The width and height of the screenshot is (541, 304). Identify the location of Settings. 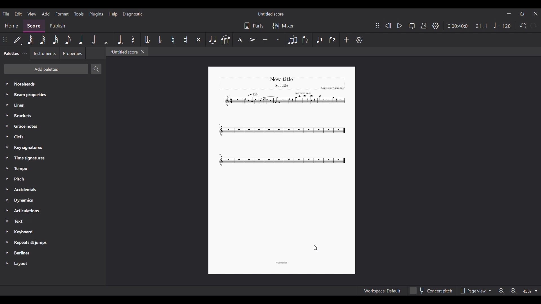
(359, 40).